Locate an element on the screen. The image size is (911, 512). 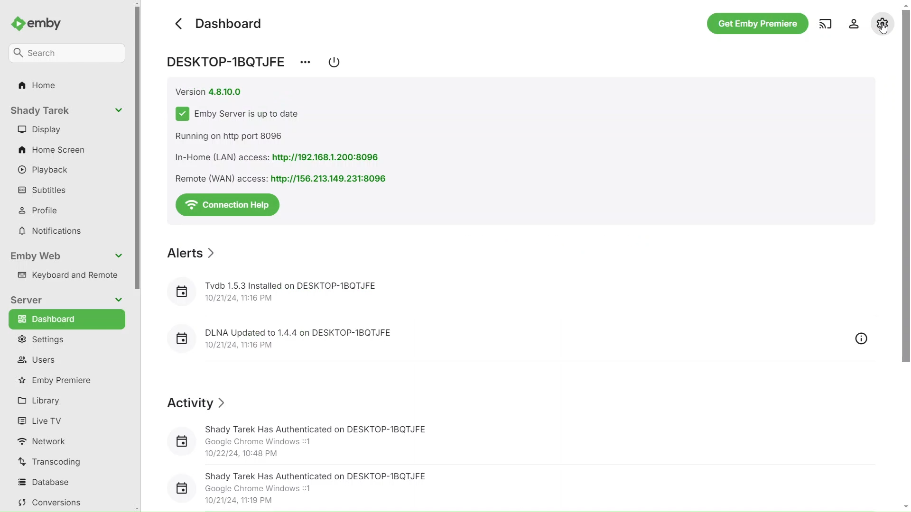
 Home is located at coordinates (38, 86).